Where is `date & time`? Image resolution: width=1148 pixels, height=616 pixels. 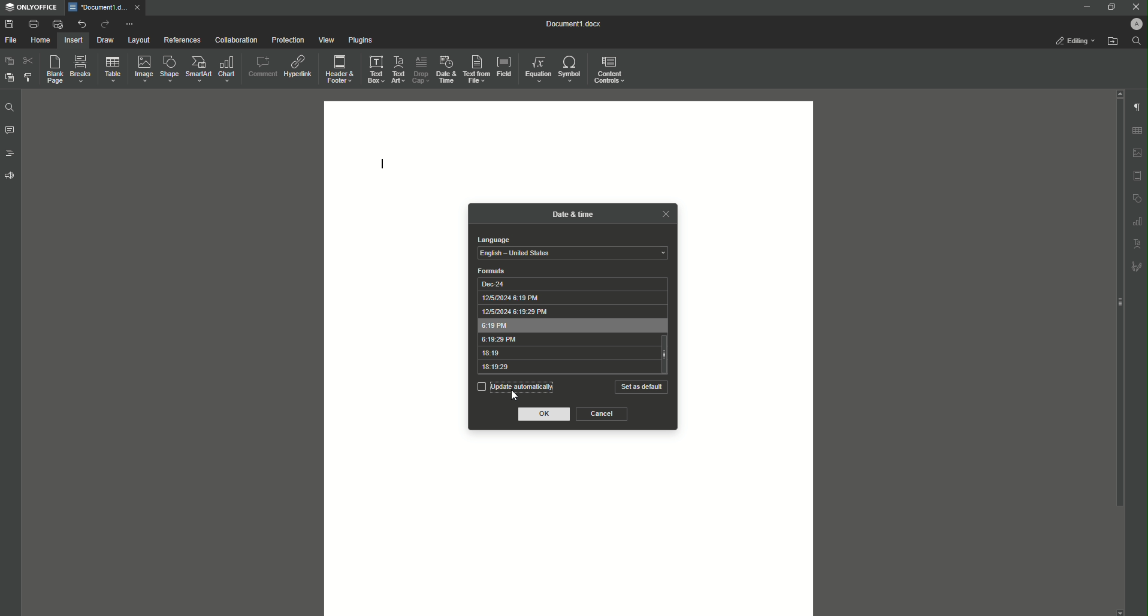 date & time is located at coordinates (573, 213).